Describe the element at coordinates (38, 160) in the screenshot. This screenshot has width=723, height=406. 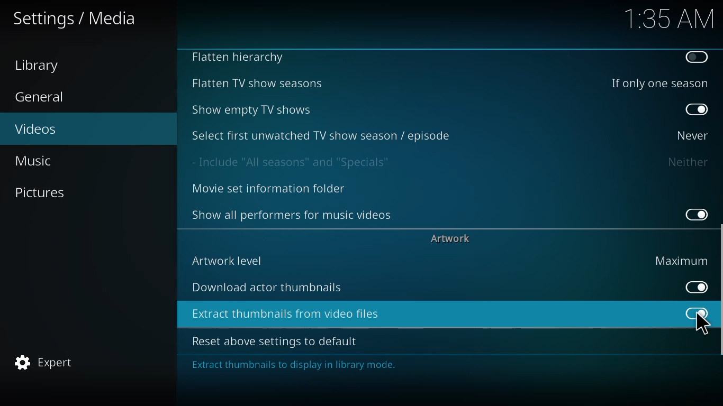
I see `music` at that location.